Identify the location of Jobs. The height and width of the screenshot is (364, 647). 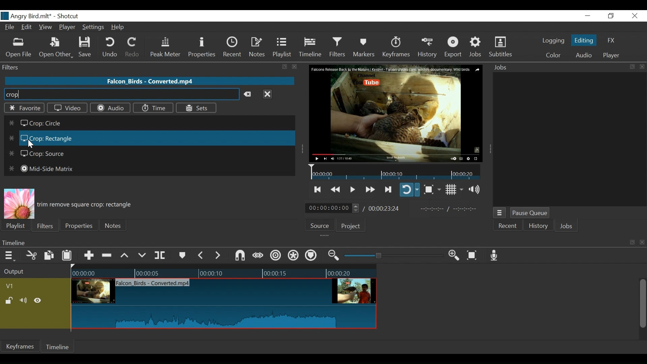
(566, 227).